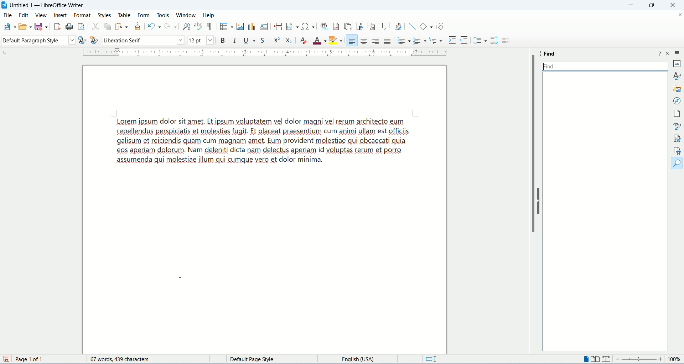 Image resolution: width=684 pixels, height=364 pixels. Describe the element at coordinates (386, 26) in the screenshot. I see `insert comment` at that location.